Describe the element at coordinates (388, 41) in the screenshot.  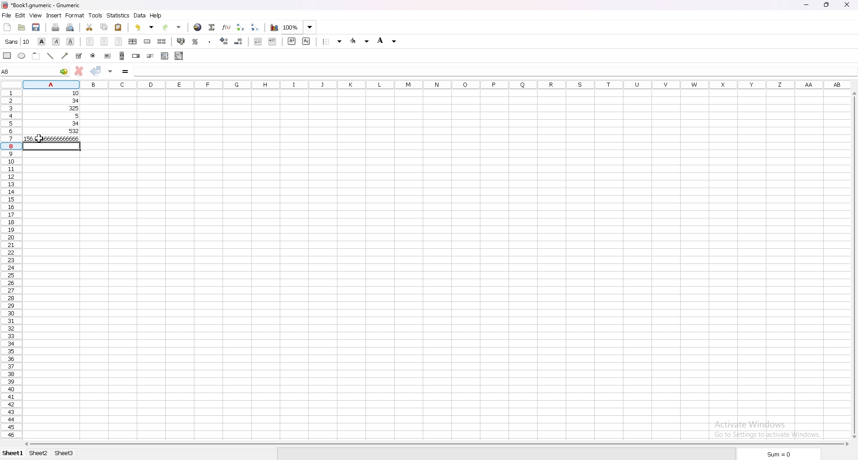
I see `background` at that location.